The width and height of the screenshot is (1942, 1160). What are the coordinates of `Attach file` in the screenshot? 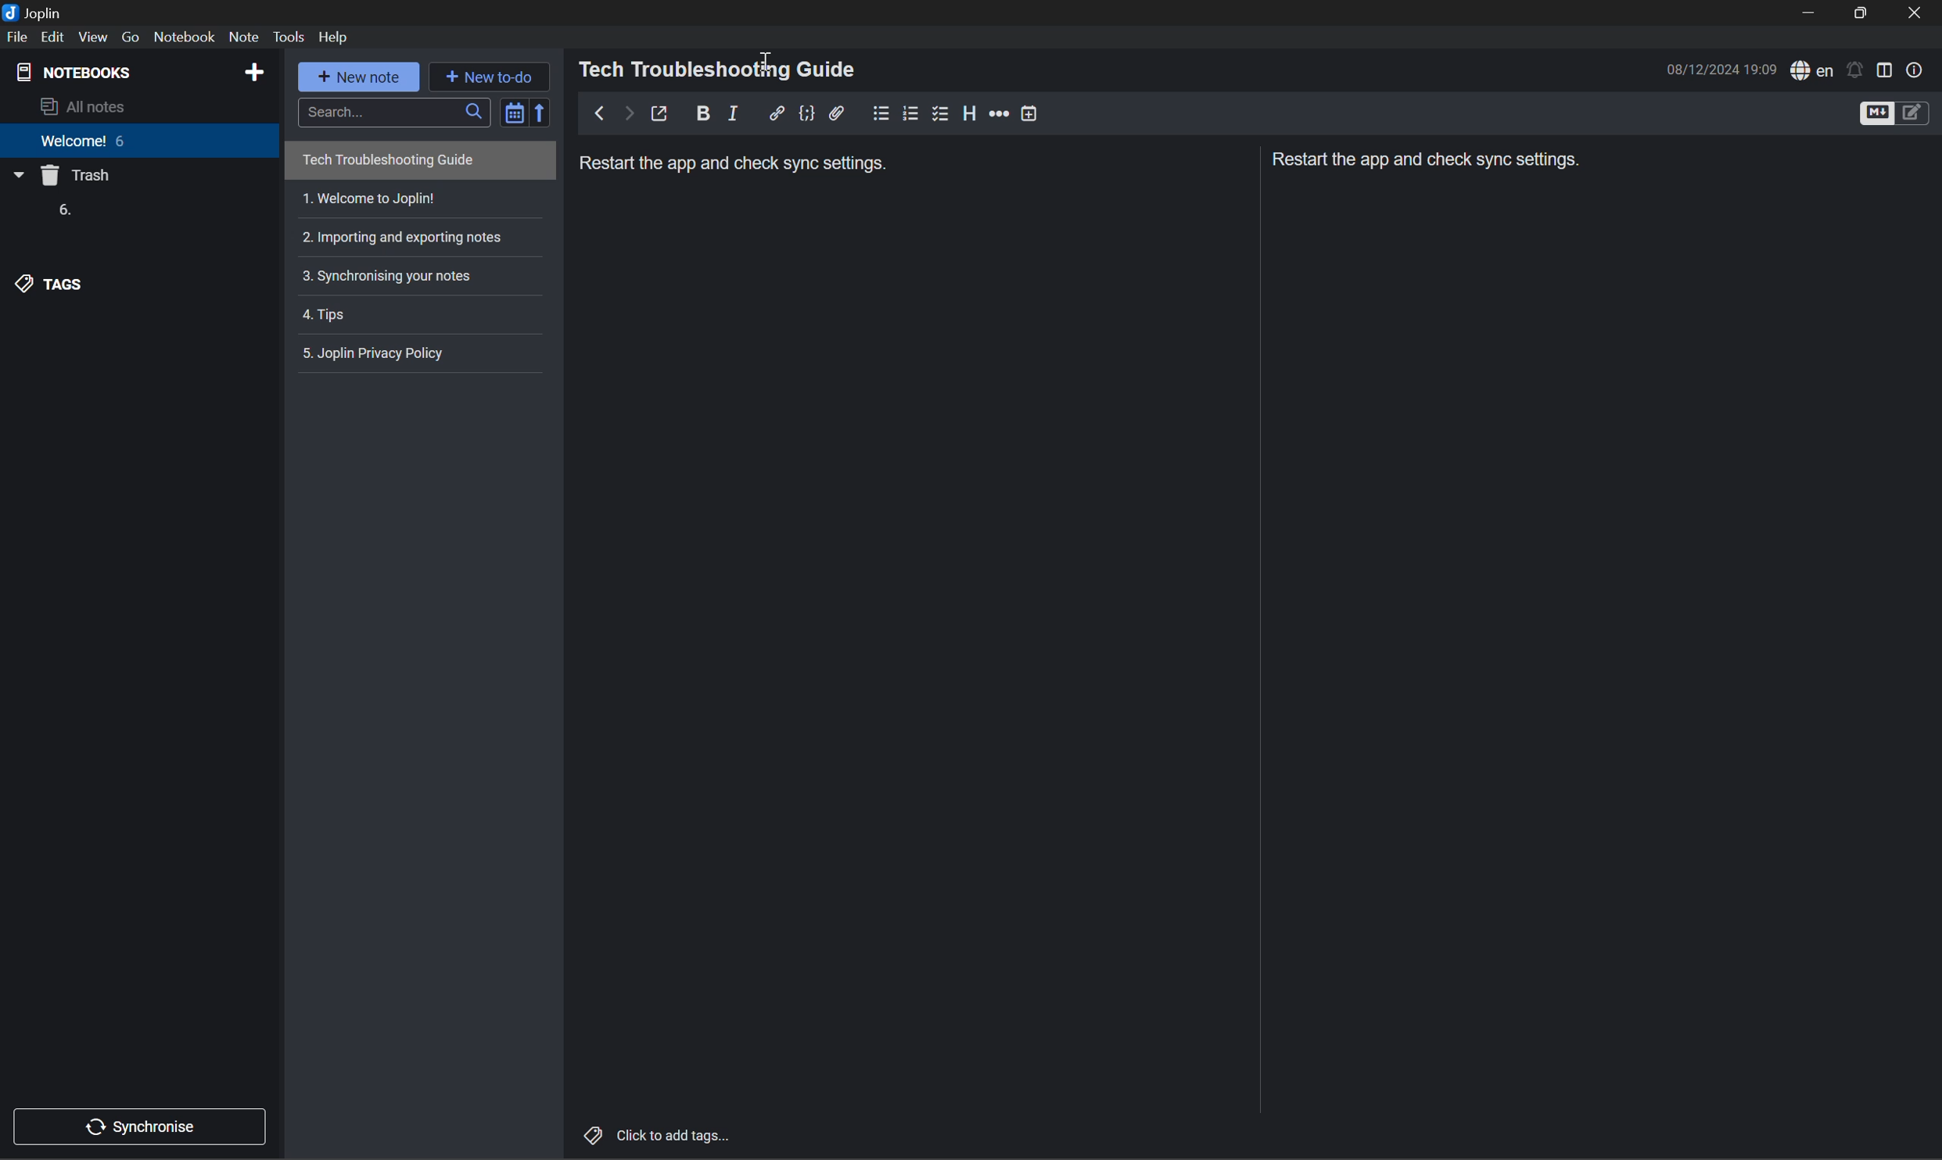 It's located at (839, 113).